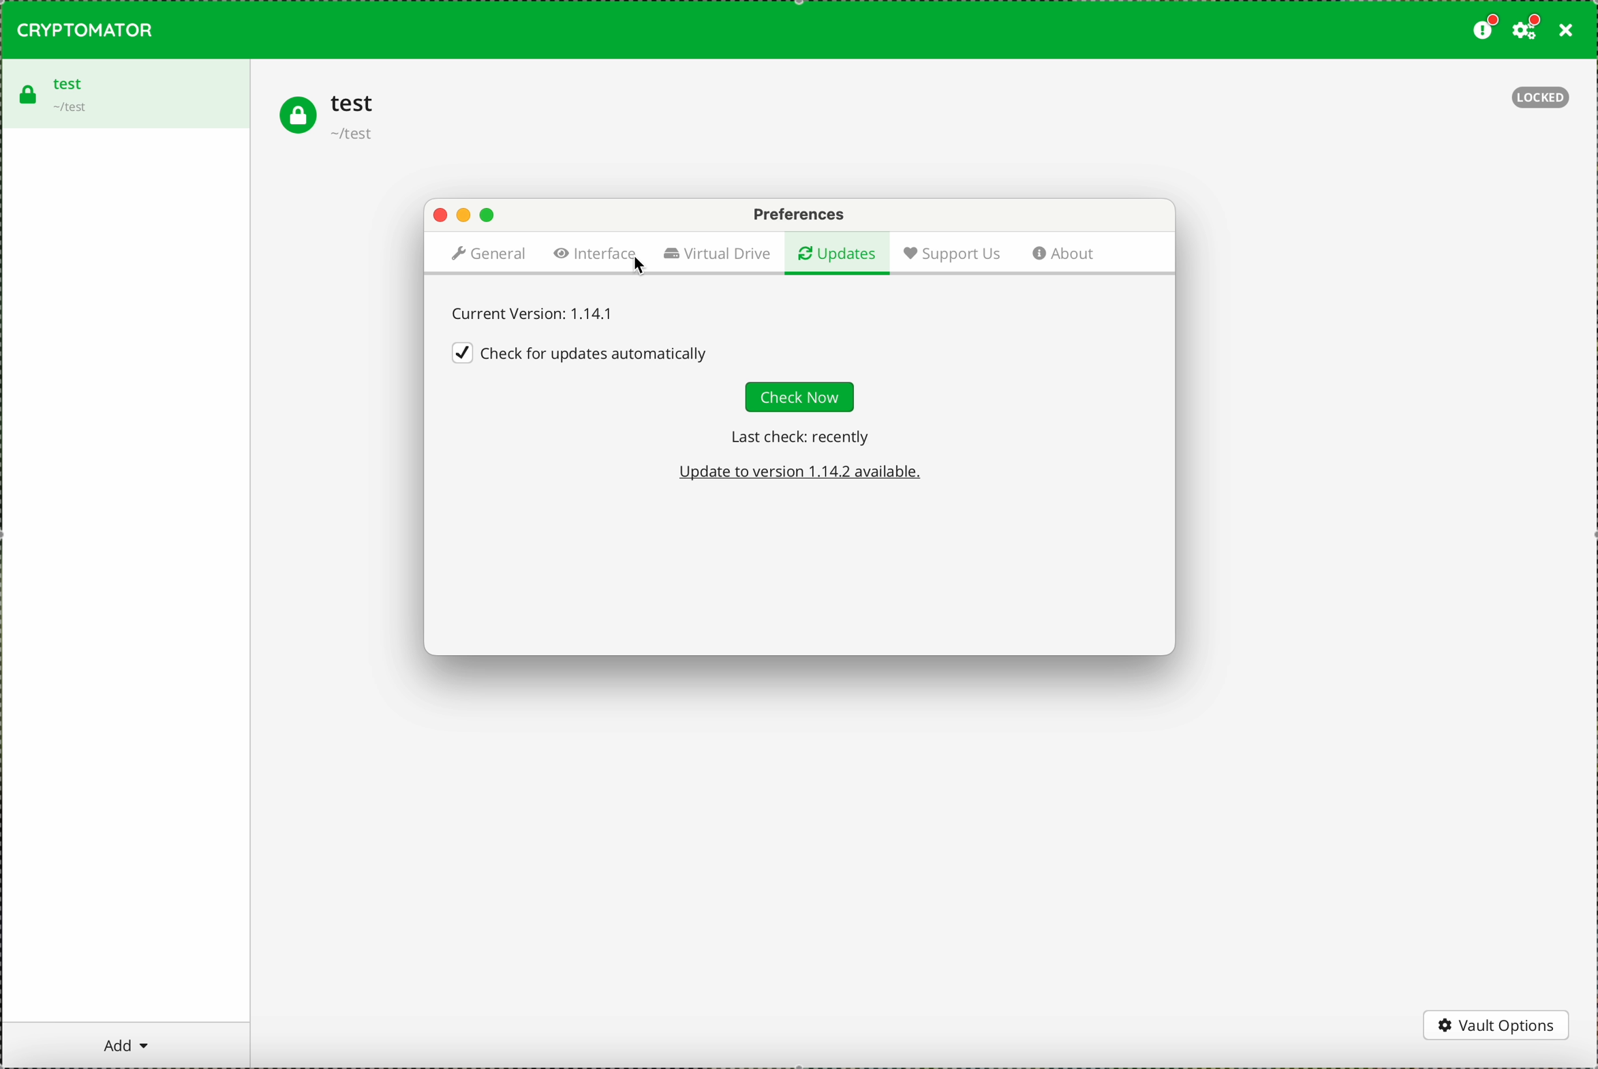 This screenshot has width=1598, height=1069. Describe the element at coordinates (798, 214) in the screenshot. I see `preferences` at that location.